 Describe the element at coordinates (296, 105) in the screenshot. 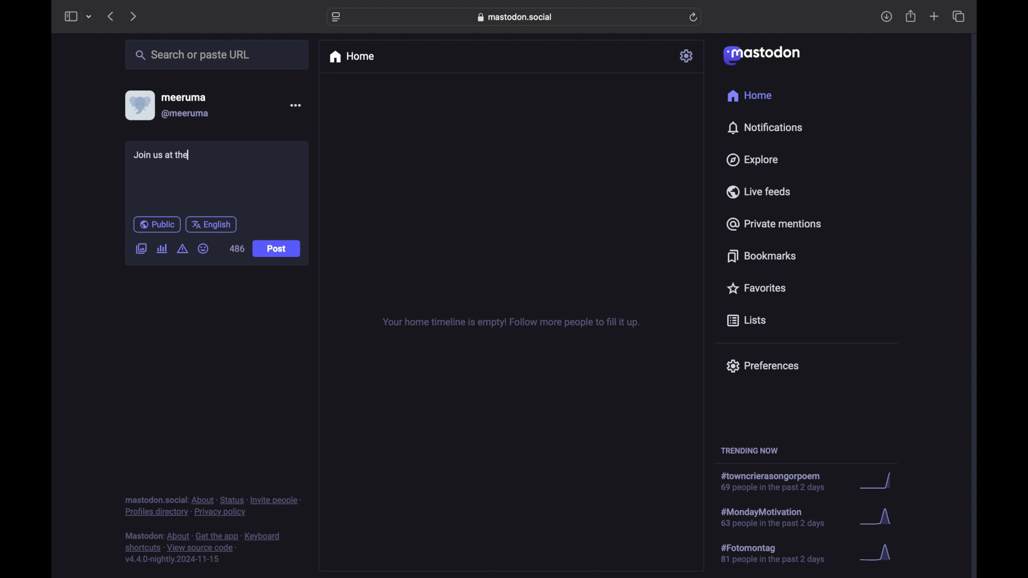

I see `more options` at that location.